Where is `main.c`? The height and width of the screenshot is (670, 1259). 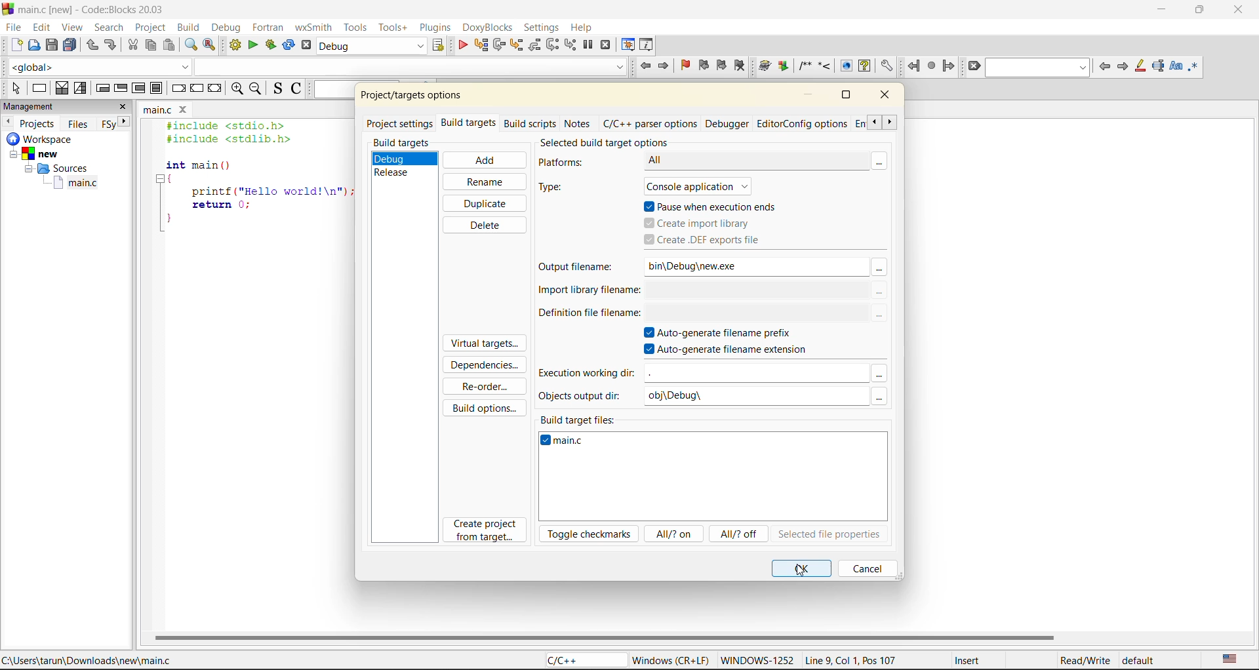 main.c is located at coordinates (79, 185).